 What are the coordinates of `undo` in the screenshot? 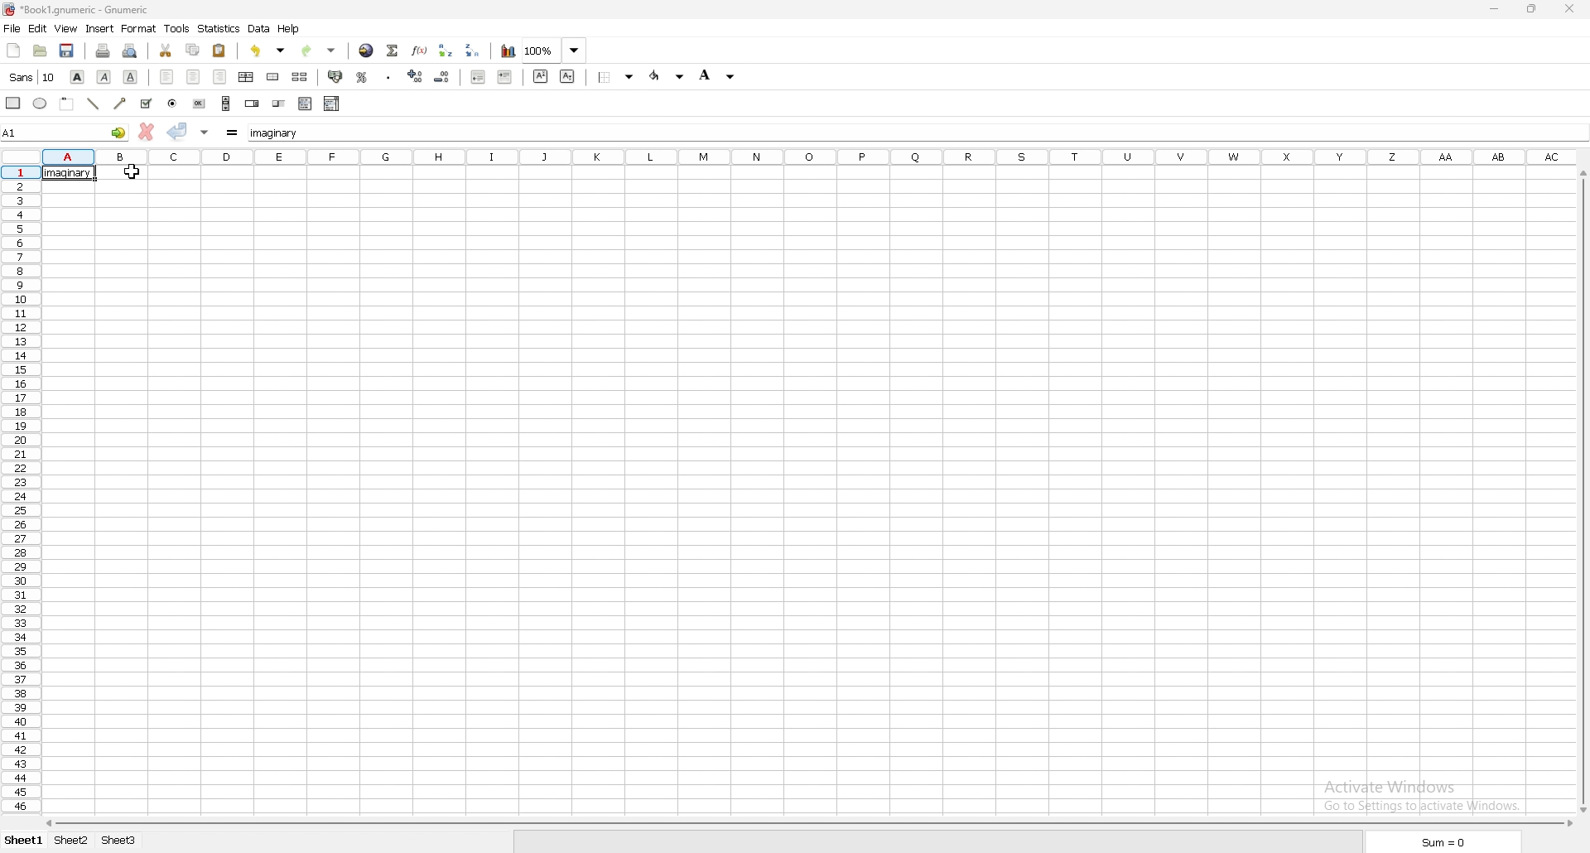 It's located at (267, 51).